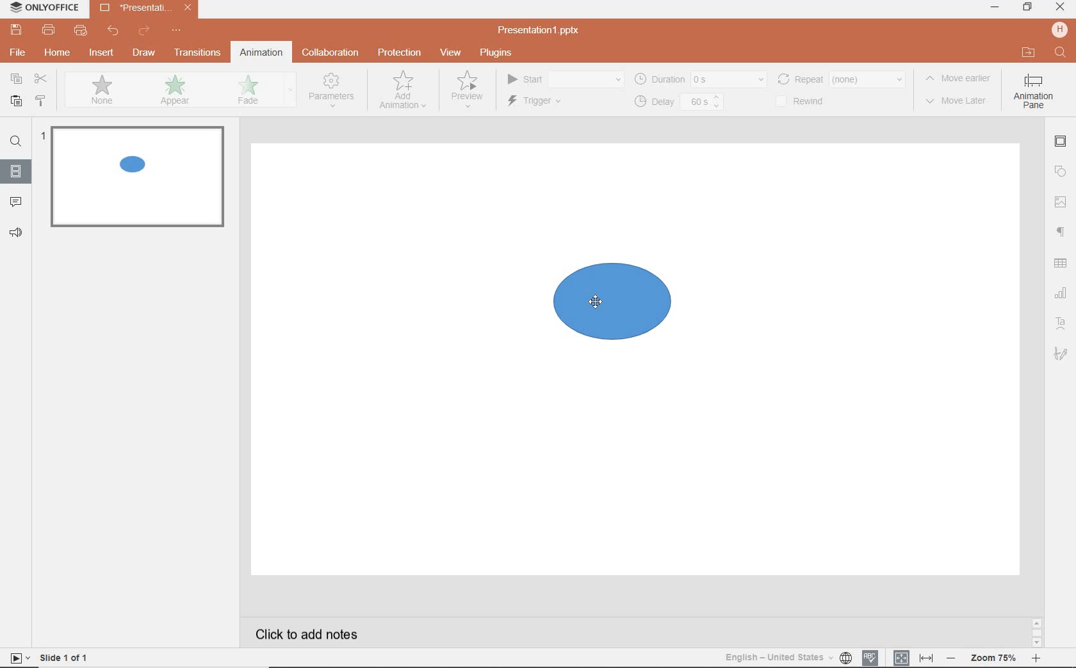 Image resolution: width=1076 pixels, height=668 pixels. Describe the element at coordinates (466, 93) in the screenshot. I see `preview` at that location.